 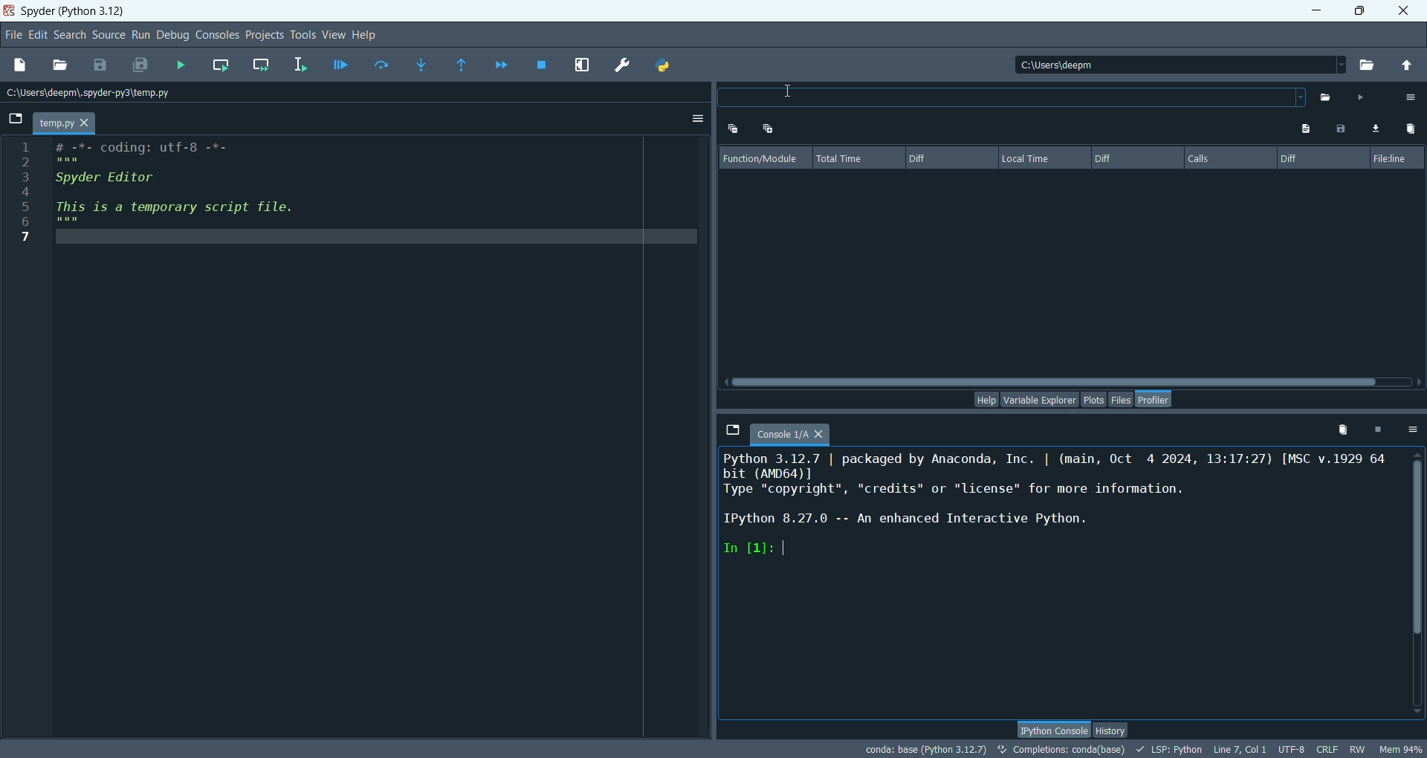 I want to click on PYTHONPATH manager, so click(x=664, y=67).